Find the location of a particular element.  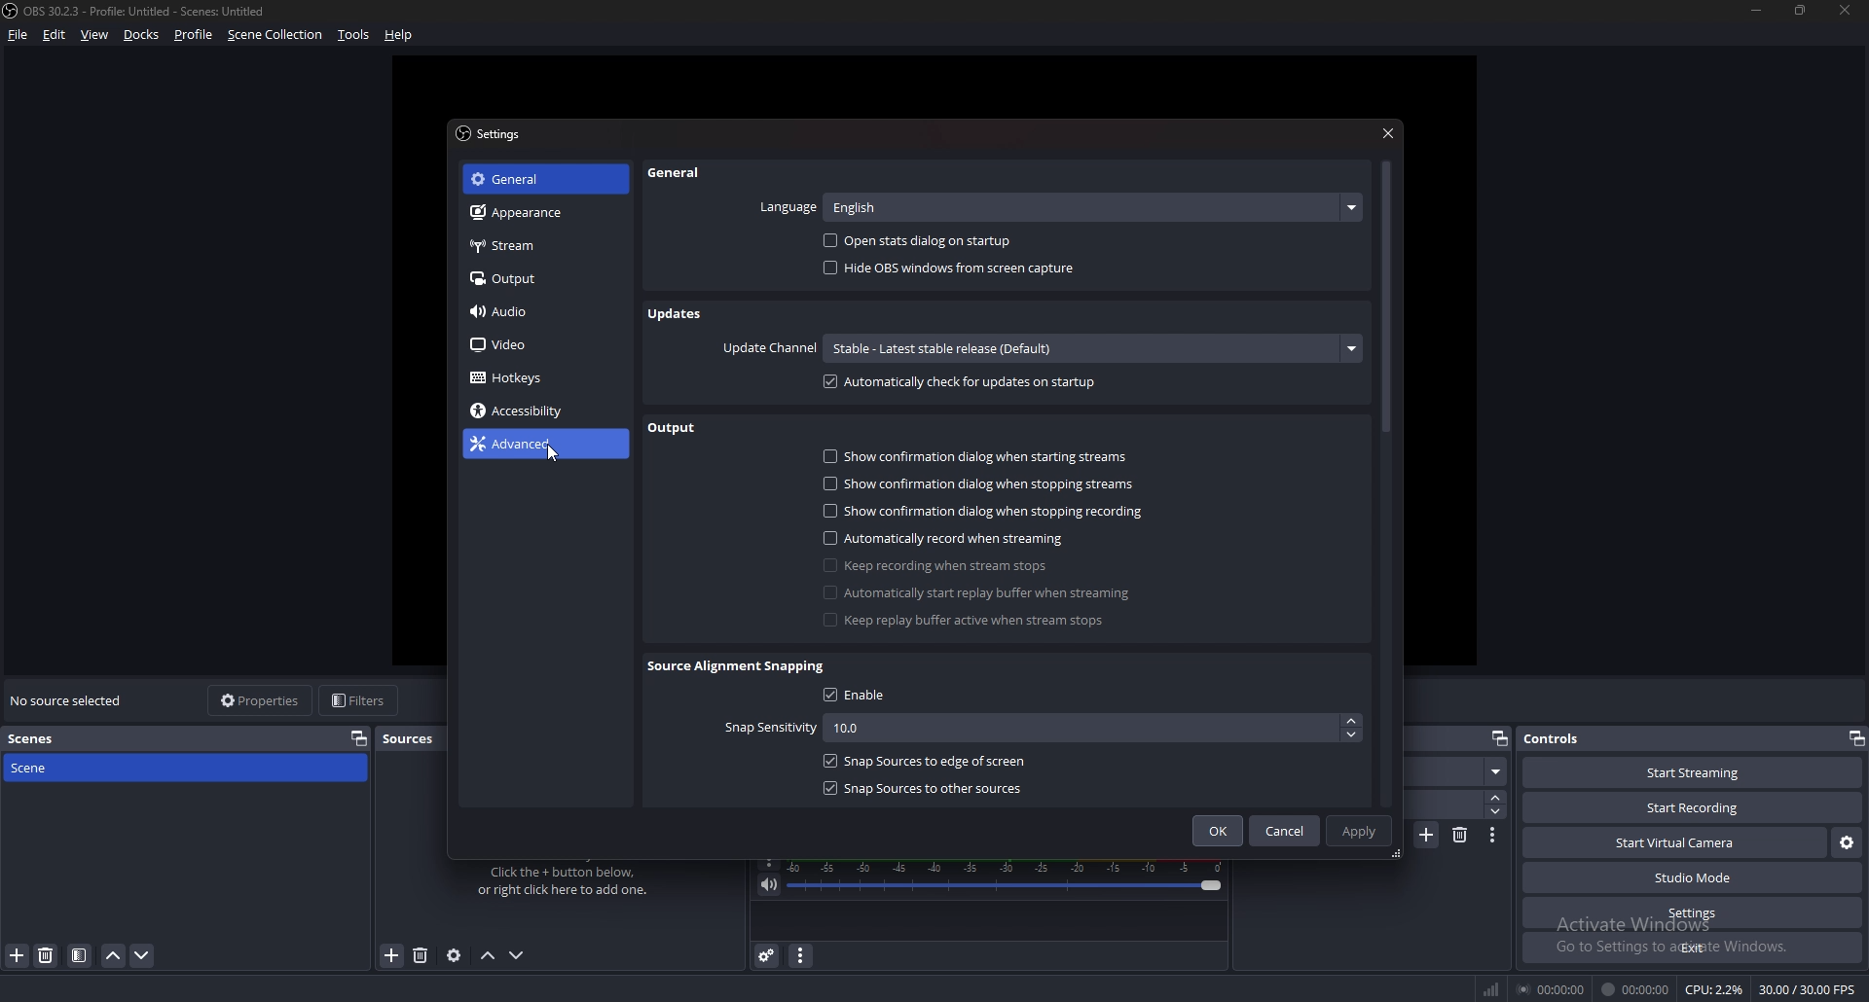

start streaming is located at coordinates (1693, 772).